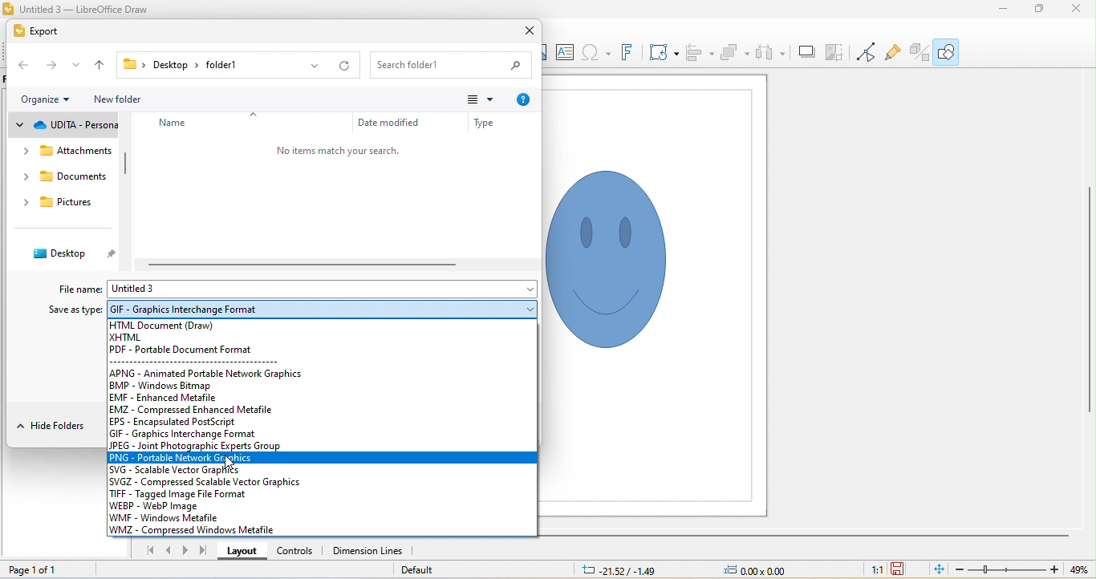 The image size is (1096, 579). I want to click on drop down, so click(28, 178).